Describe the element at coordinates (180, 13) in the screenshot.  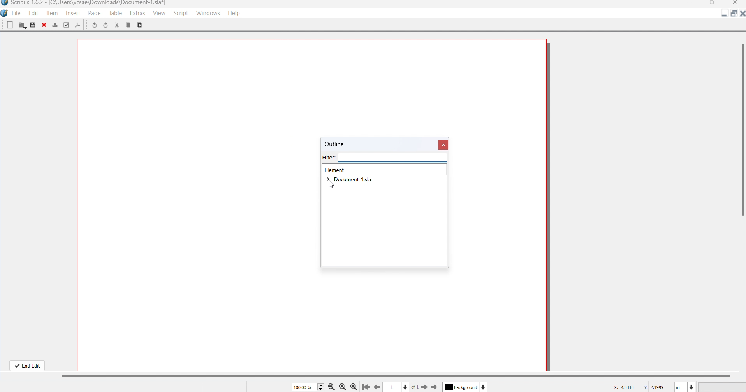
I see `script` at that location.